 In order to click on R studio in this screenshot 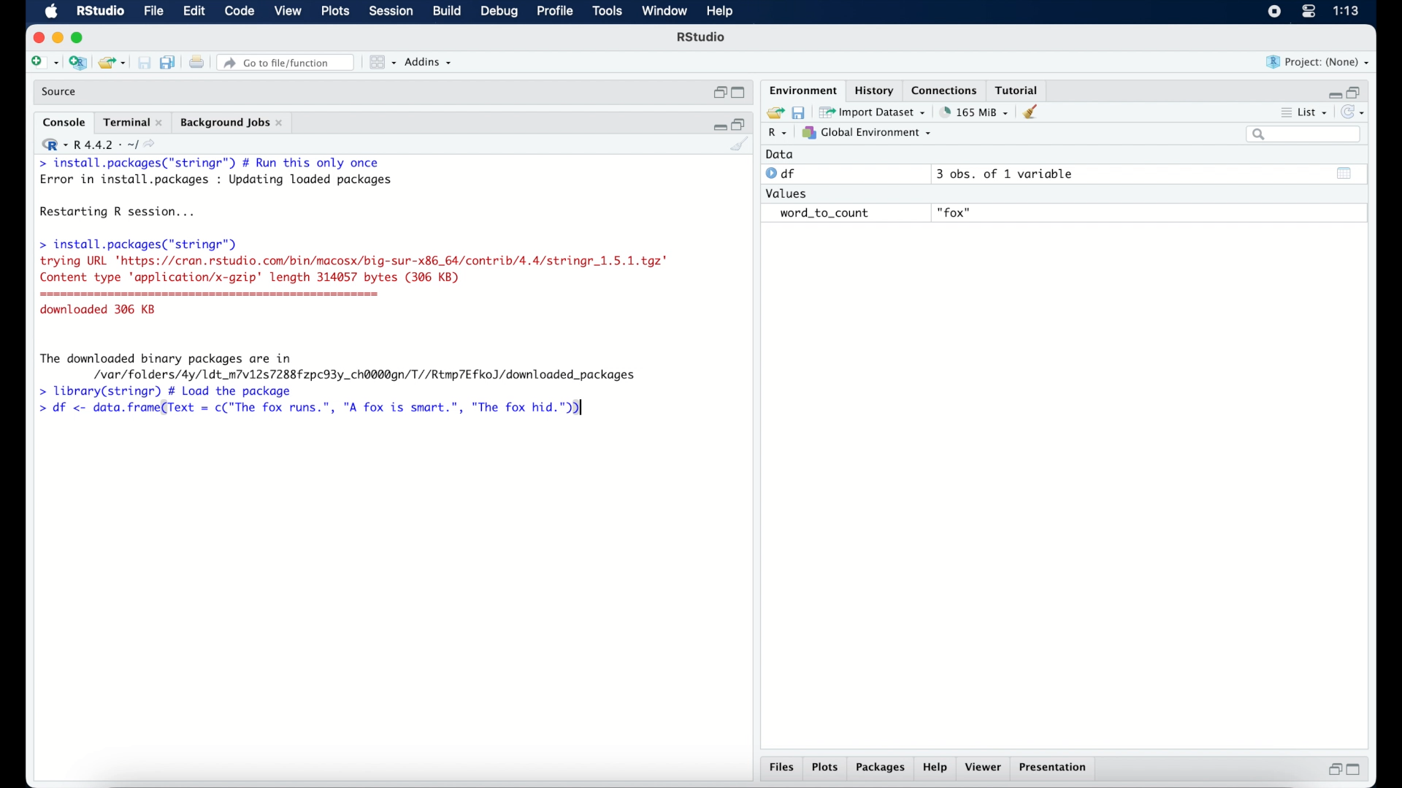, I will do `click(701, 37)`.